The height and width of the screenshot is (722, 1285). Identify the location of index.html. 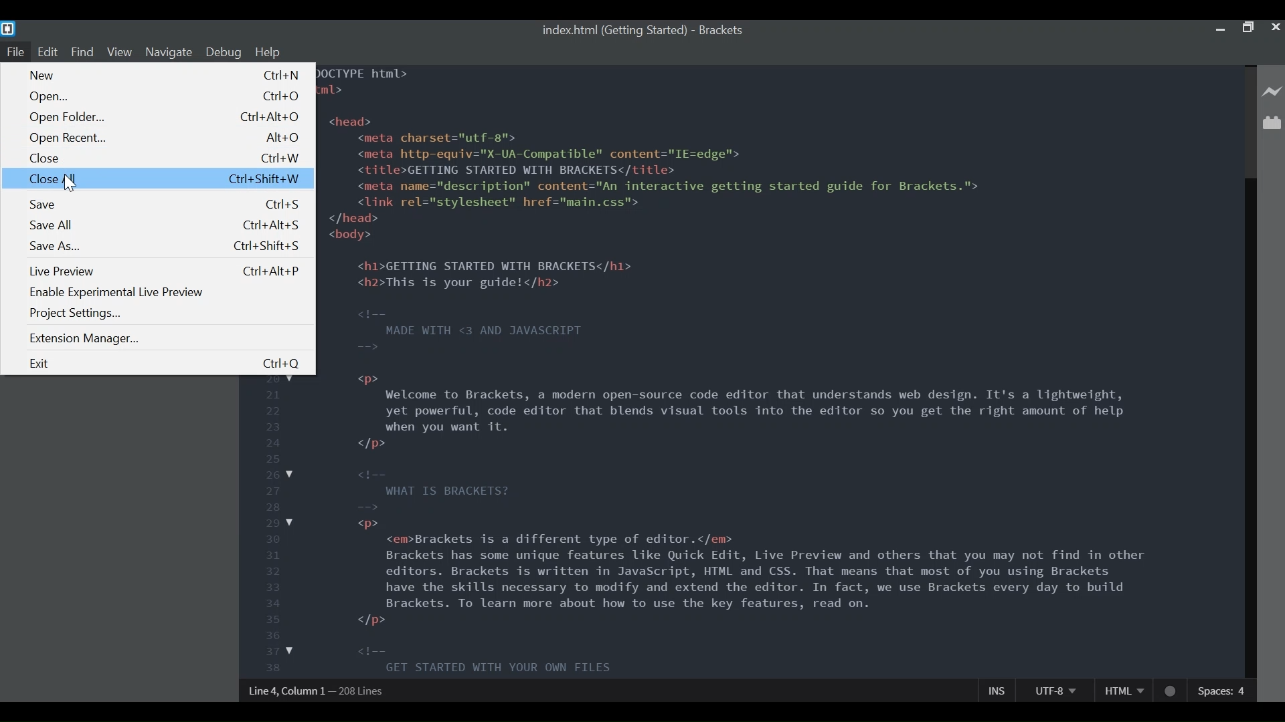
(613, 29).